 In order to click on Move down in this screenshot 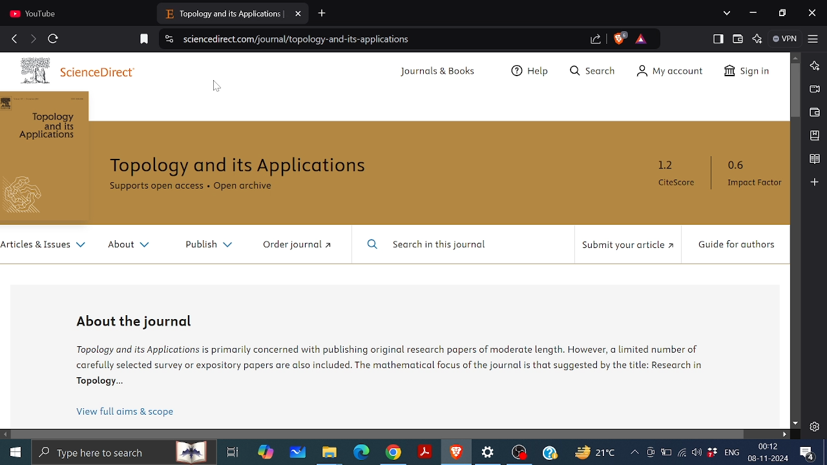, I will do `click(795, 424)`.